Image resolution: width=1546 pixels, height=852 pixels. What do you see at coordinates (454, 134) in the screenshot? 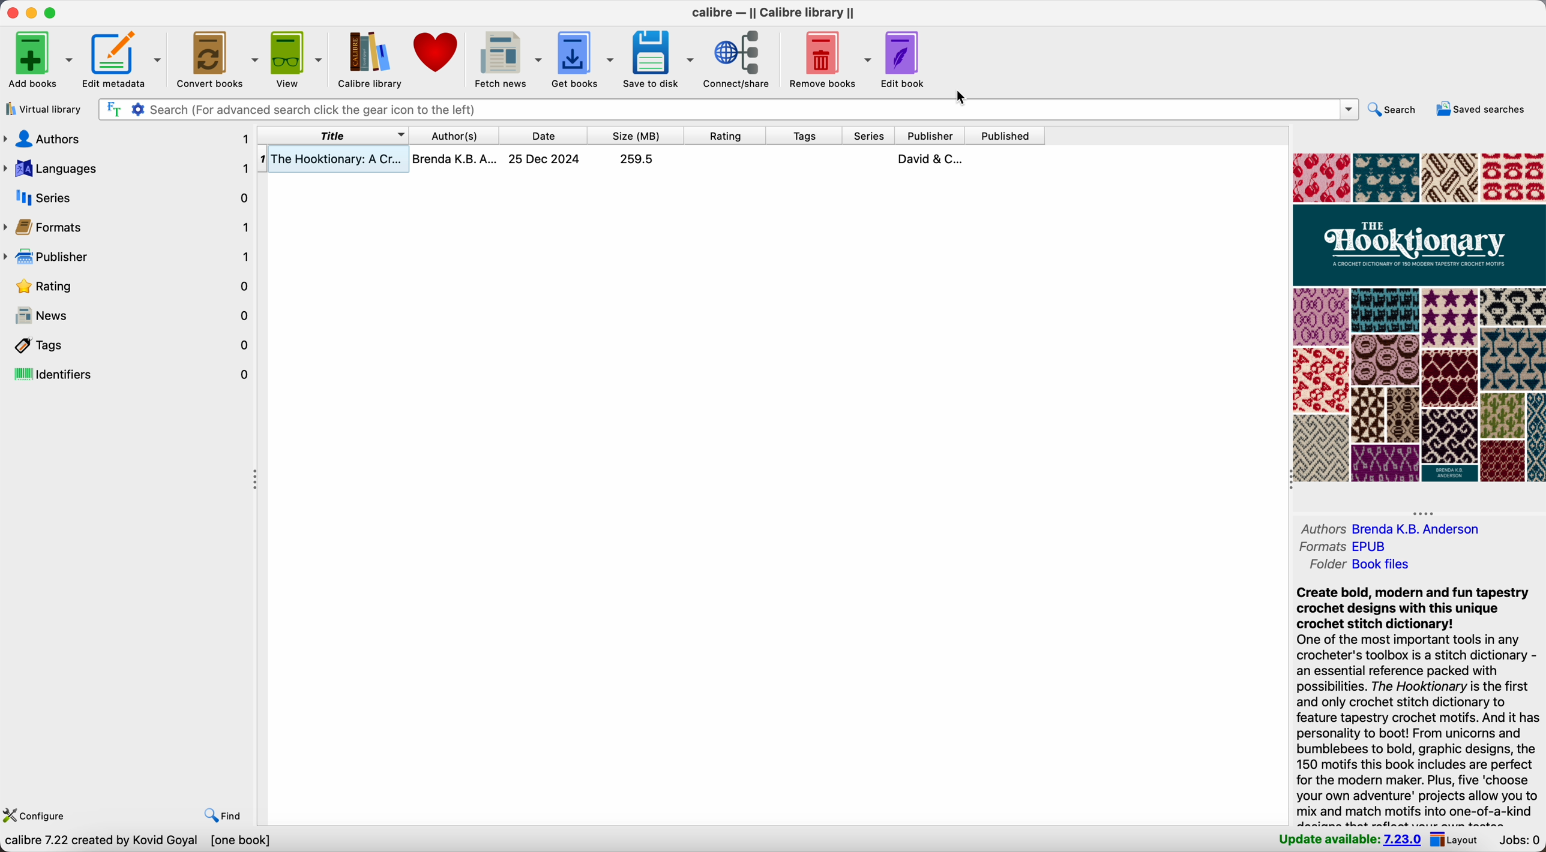
I see `author(s)` at bounding box center [454, 134].